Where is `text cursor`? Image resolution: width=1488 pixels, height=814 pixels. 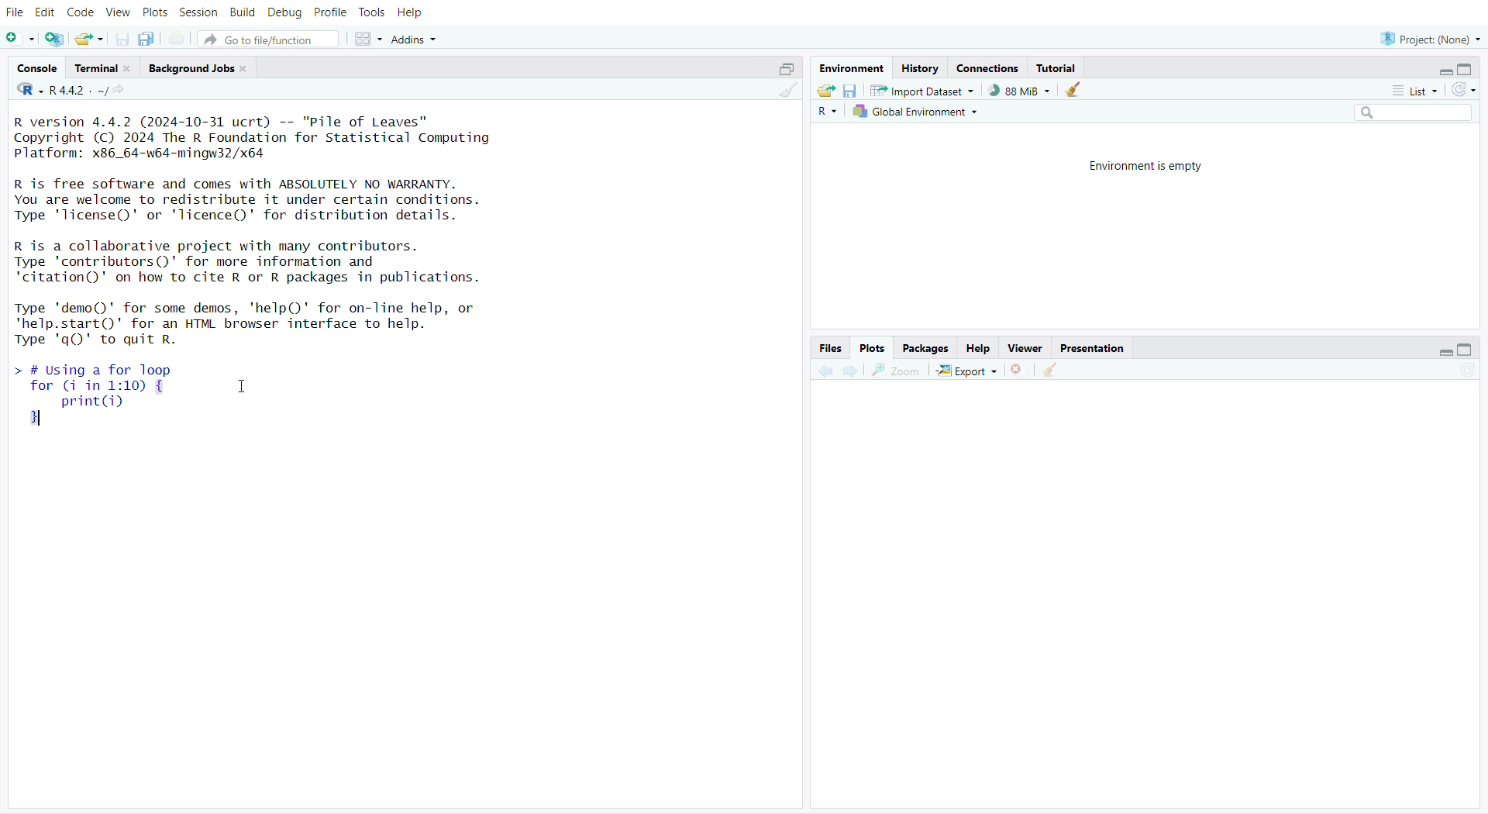 text cursor is located at coordinates (45, 420).